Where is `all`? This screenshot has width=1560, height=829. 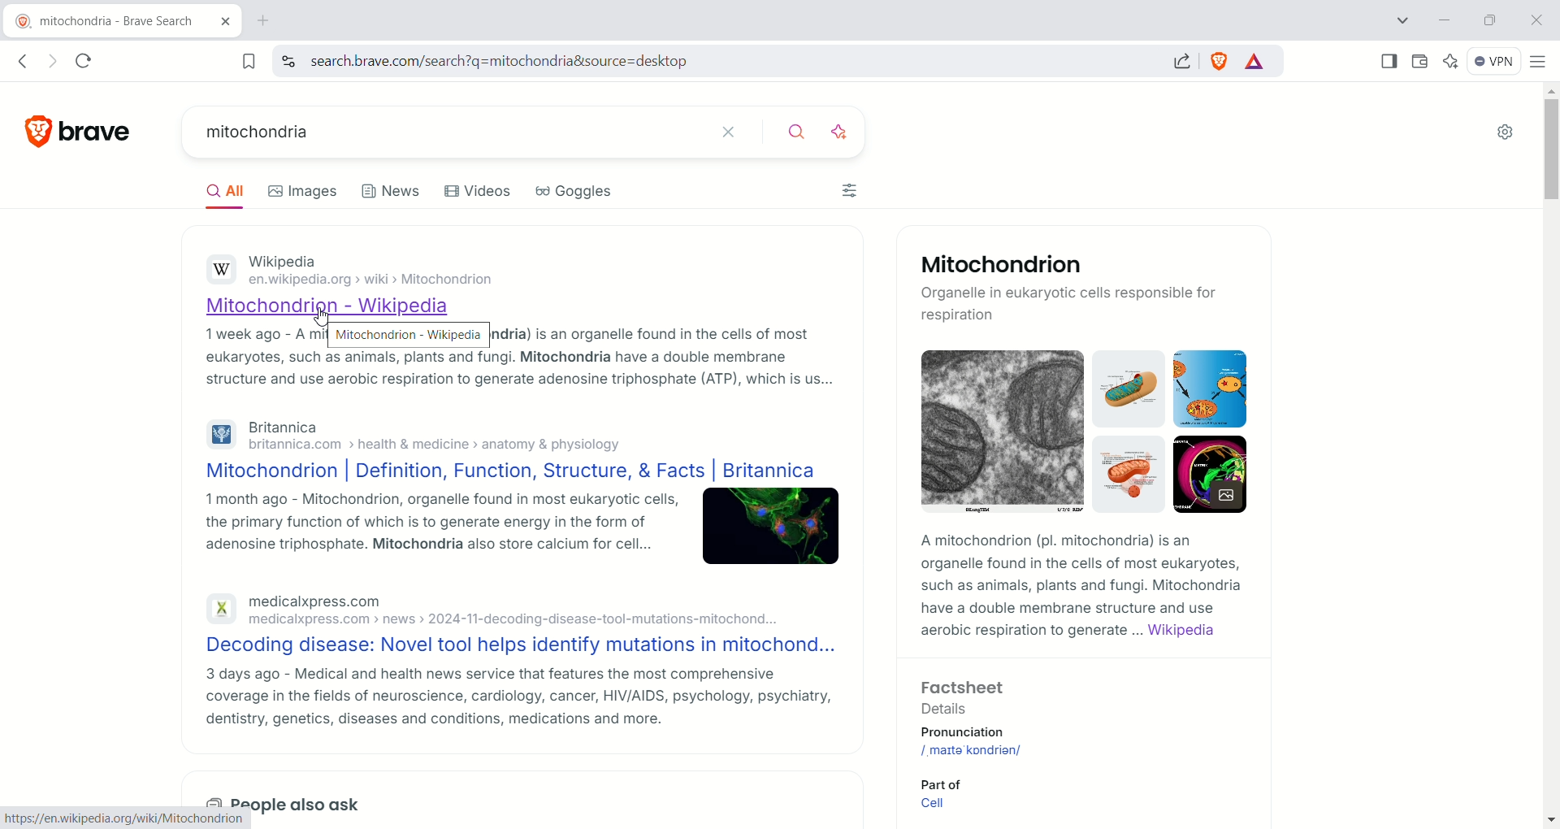
all is located at coordinates (223, 192).